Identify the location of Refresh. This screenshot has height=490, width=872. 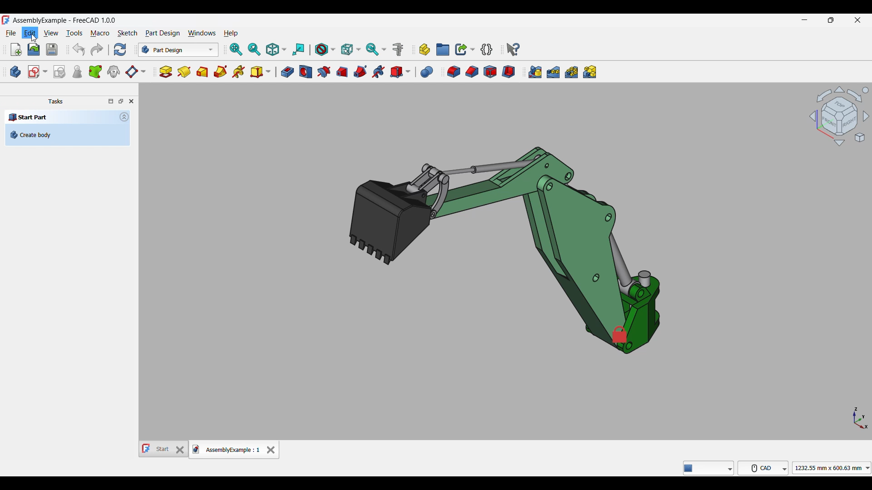
(120, 49).